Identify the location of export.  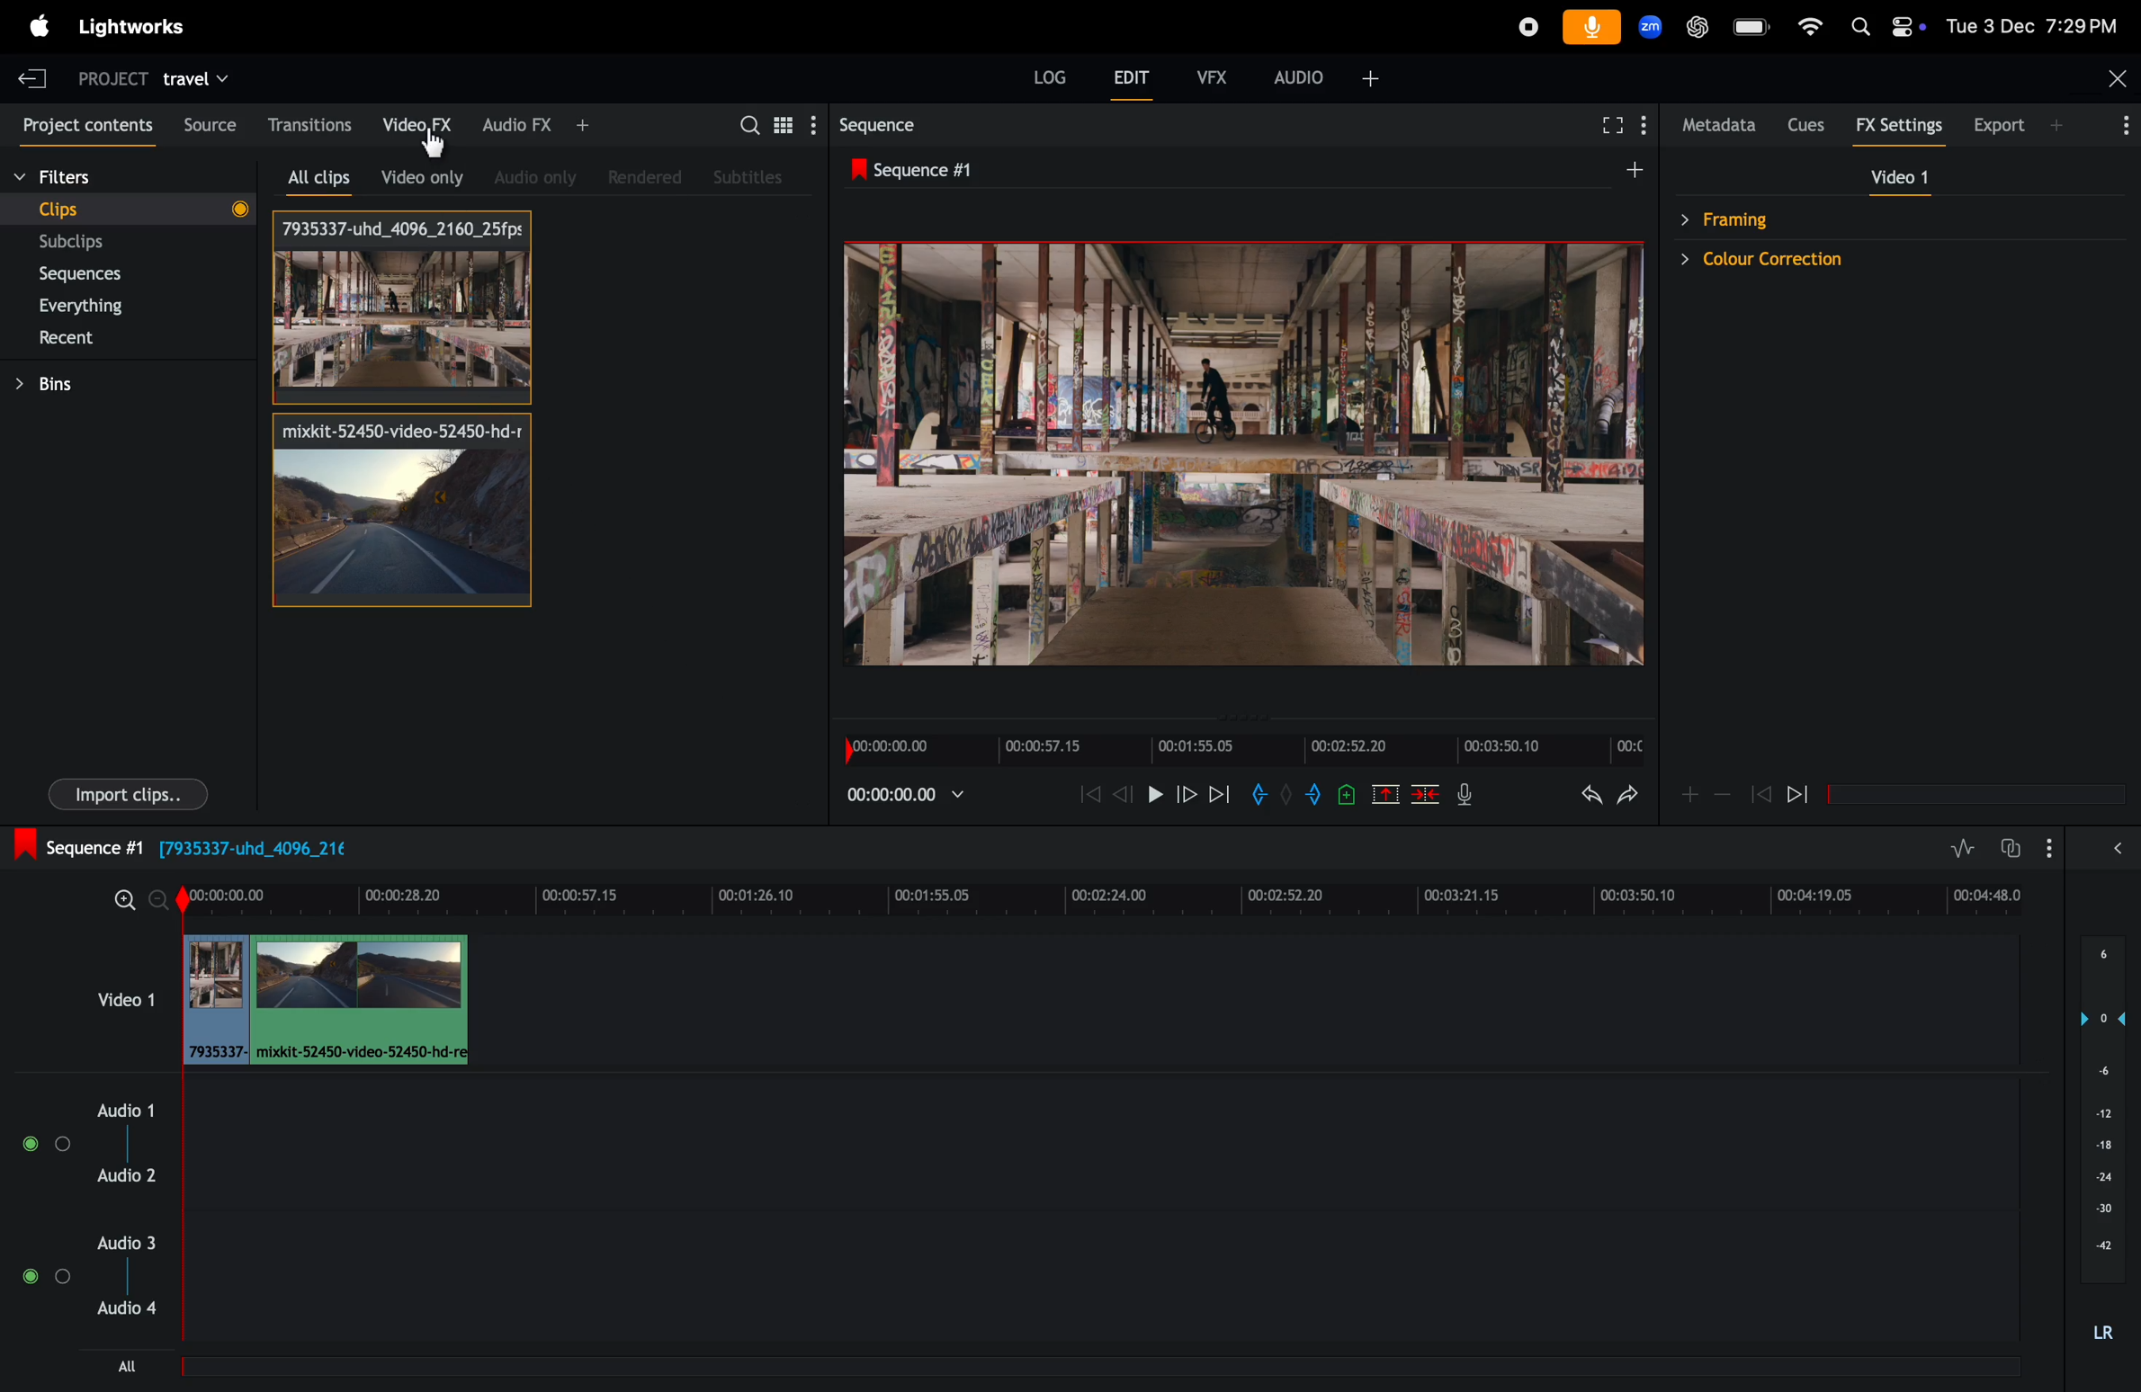
(2053, 128).